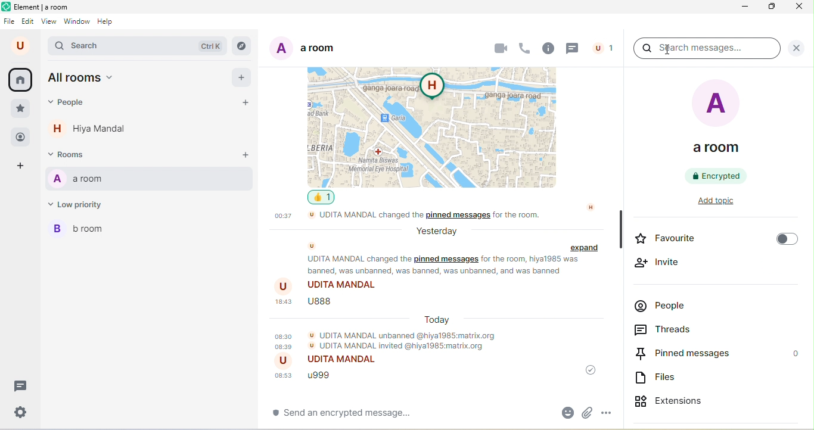  What do you see at coordinates (139, 46) in the screenshot?
I see `search` at bounding box center [139, 46].